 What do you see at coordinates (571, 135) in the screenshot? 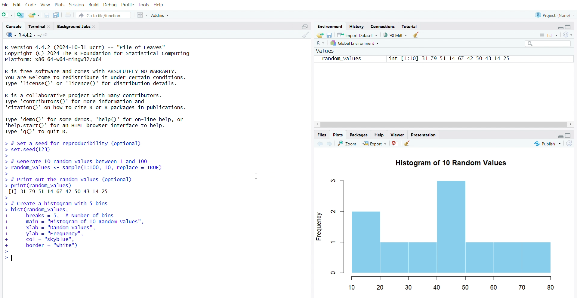
I see `maximize` at bounding box center [571, 135].